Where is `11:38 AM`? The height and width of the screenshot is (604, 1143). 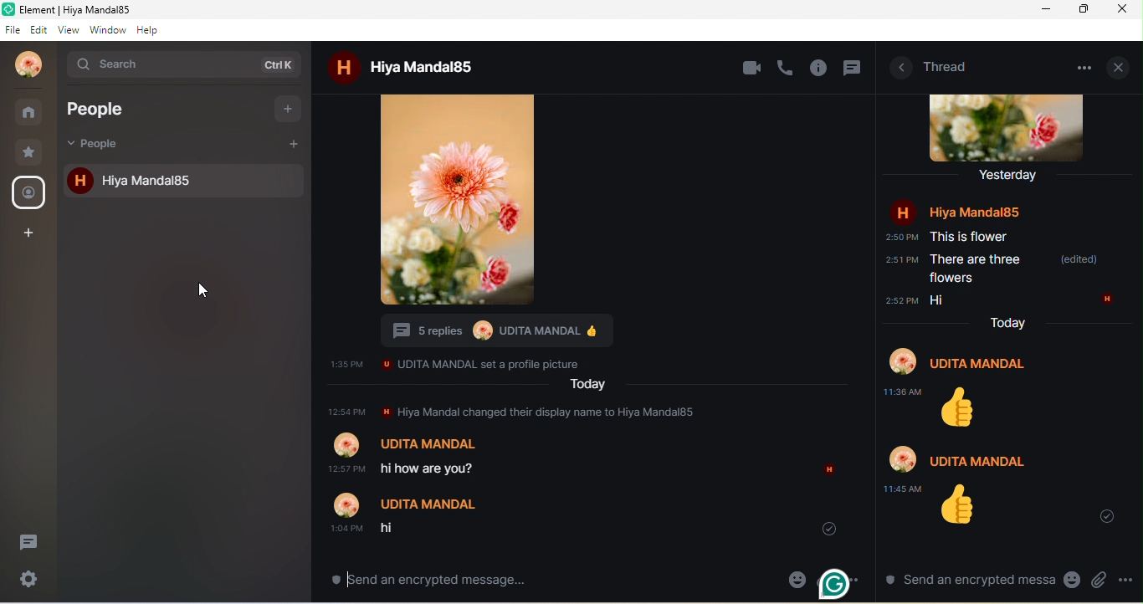
11:38 AM is located at coordinates (903, 392).